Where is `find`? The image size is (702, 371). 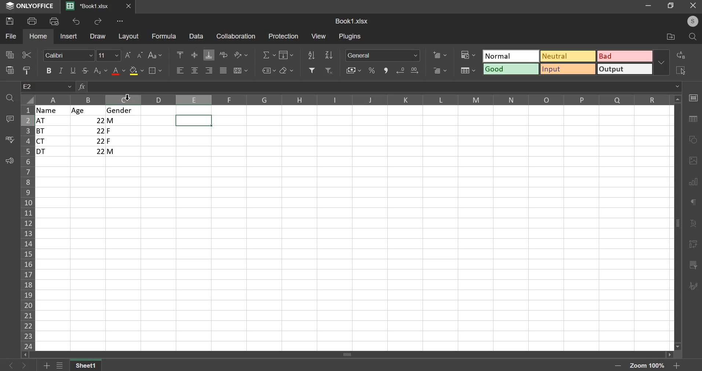 find is located at coordinates (11, 98).